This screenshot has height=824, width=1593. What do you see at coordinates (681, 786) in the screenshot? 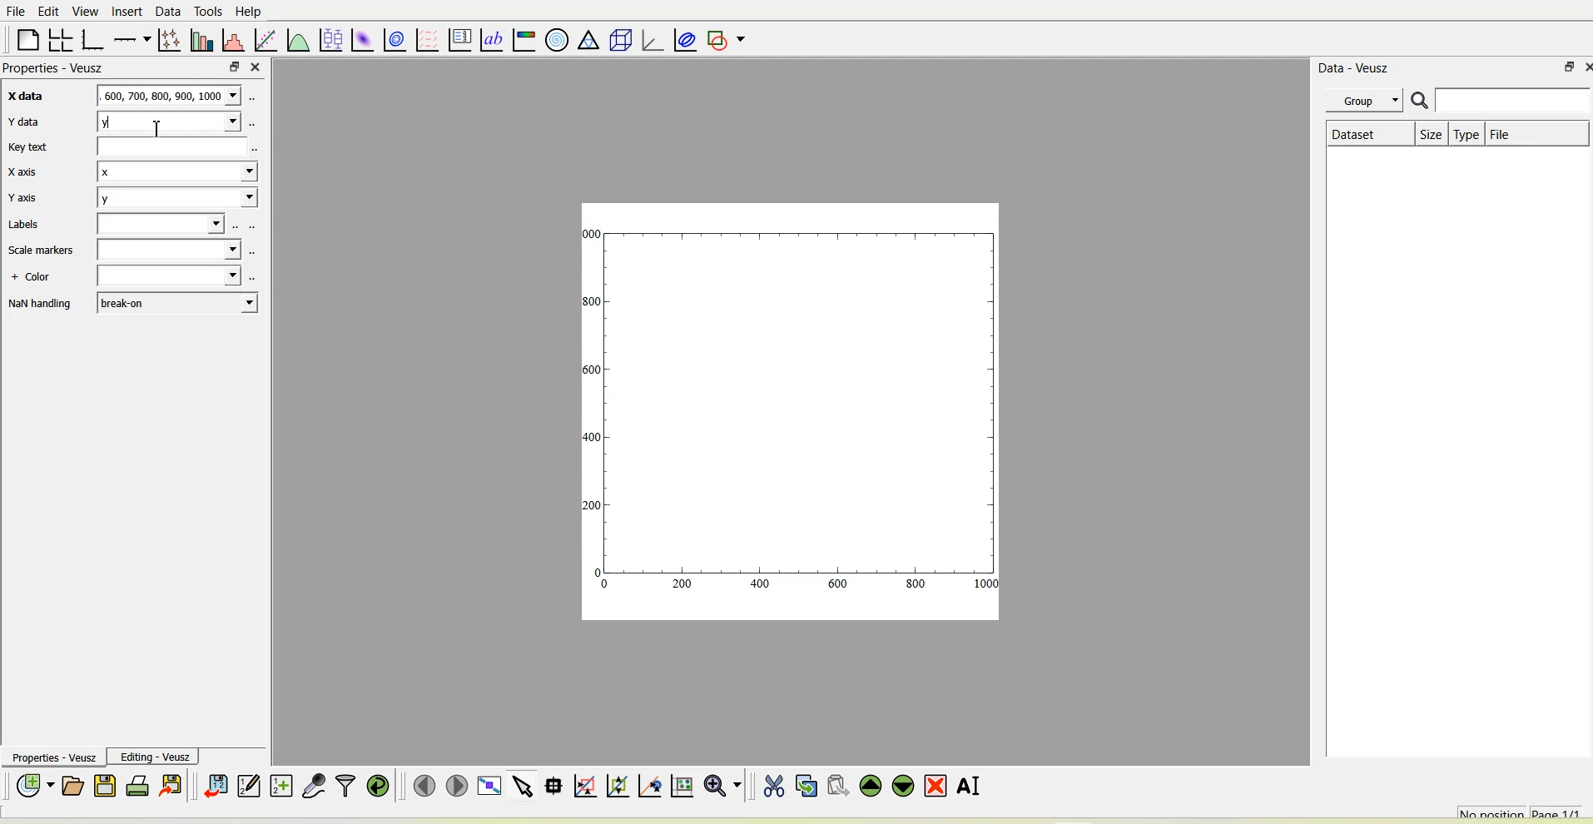
I see `Click to reset graph axes` at bounding box center [681, 786].